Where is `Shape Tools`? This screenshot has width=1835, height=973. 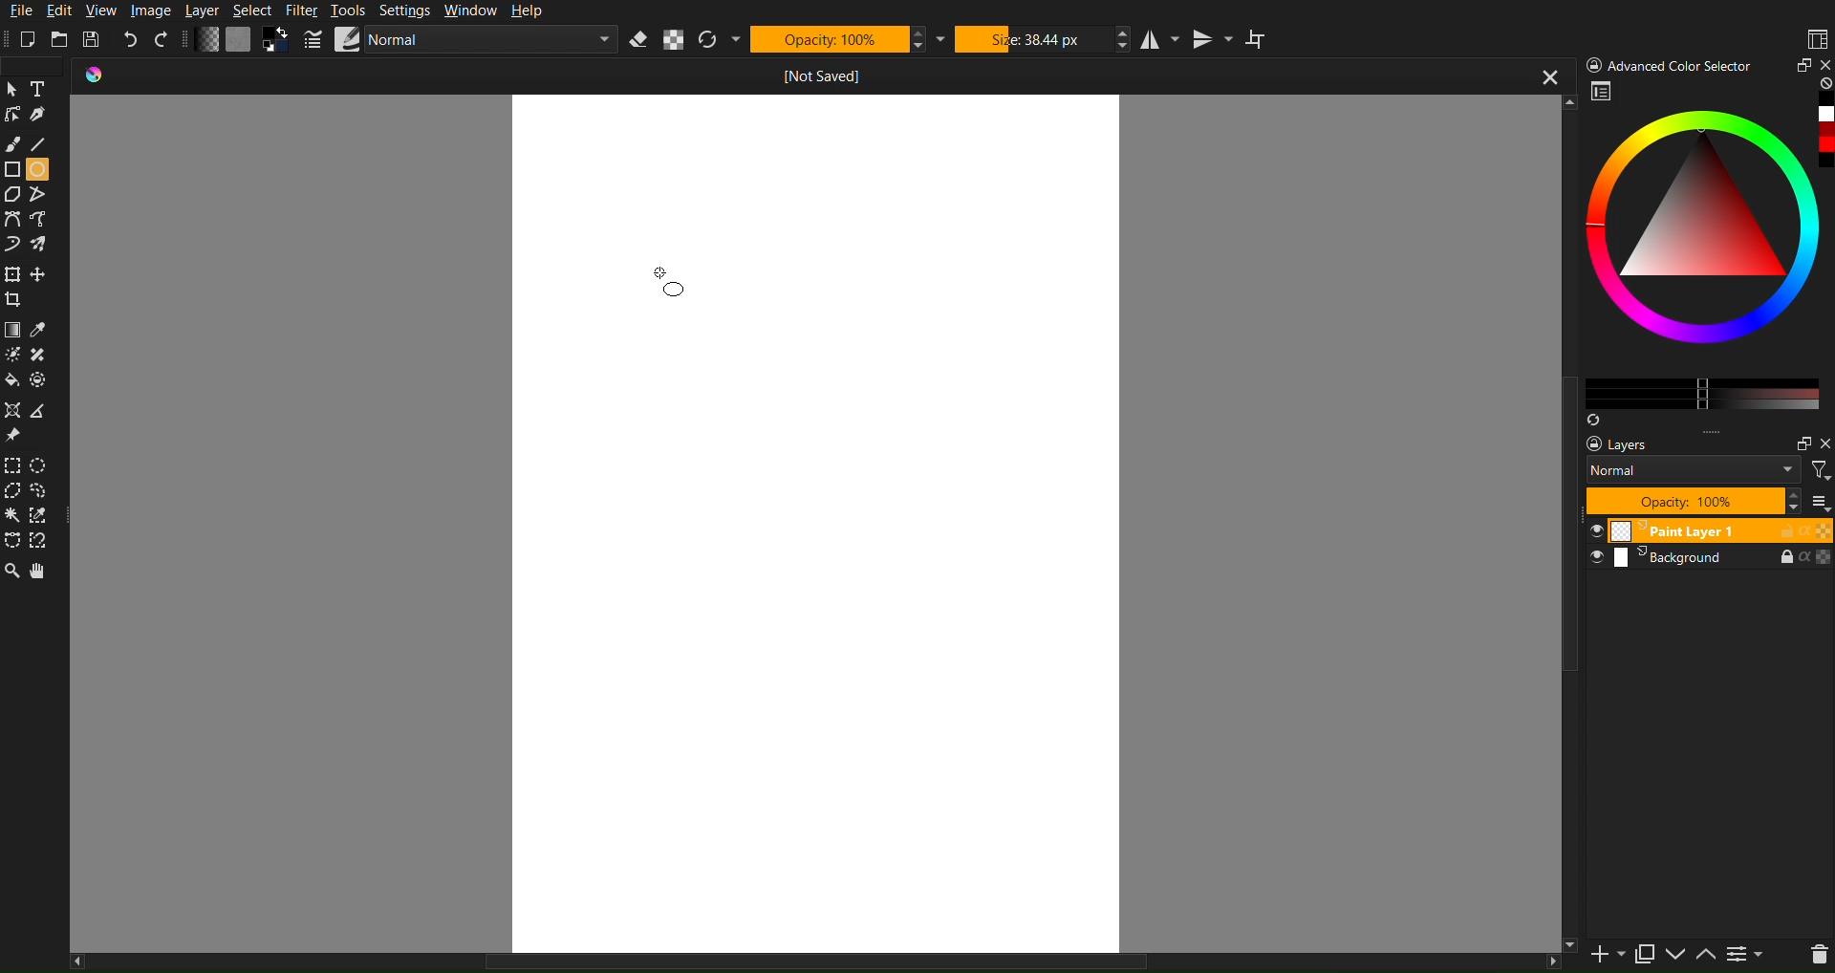
Shape Tools is located at coordinates (11, 172).